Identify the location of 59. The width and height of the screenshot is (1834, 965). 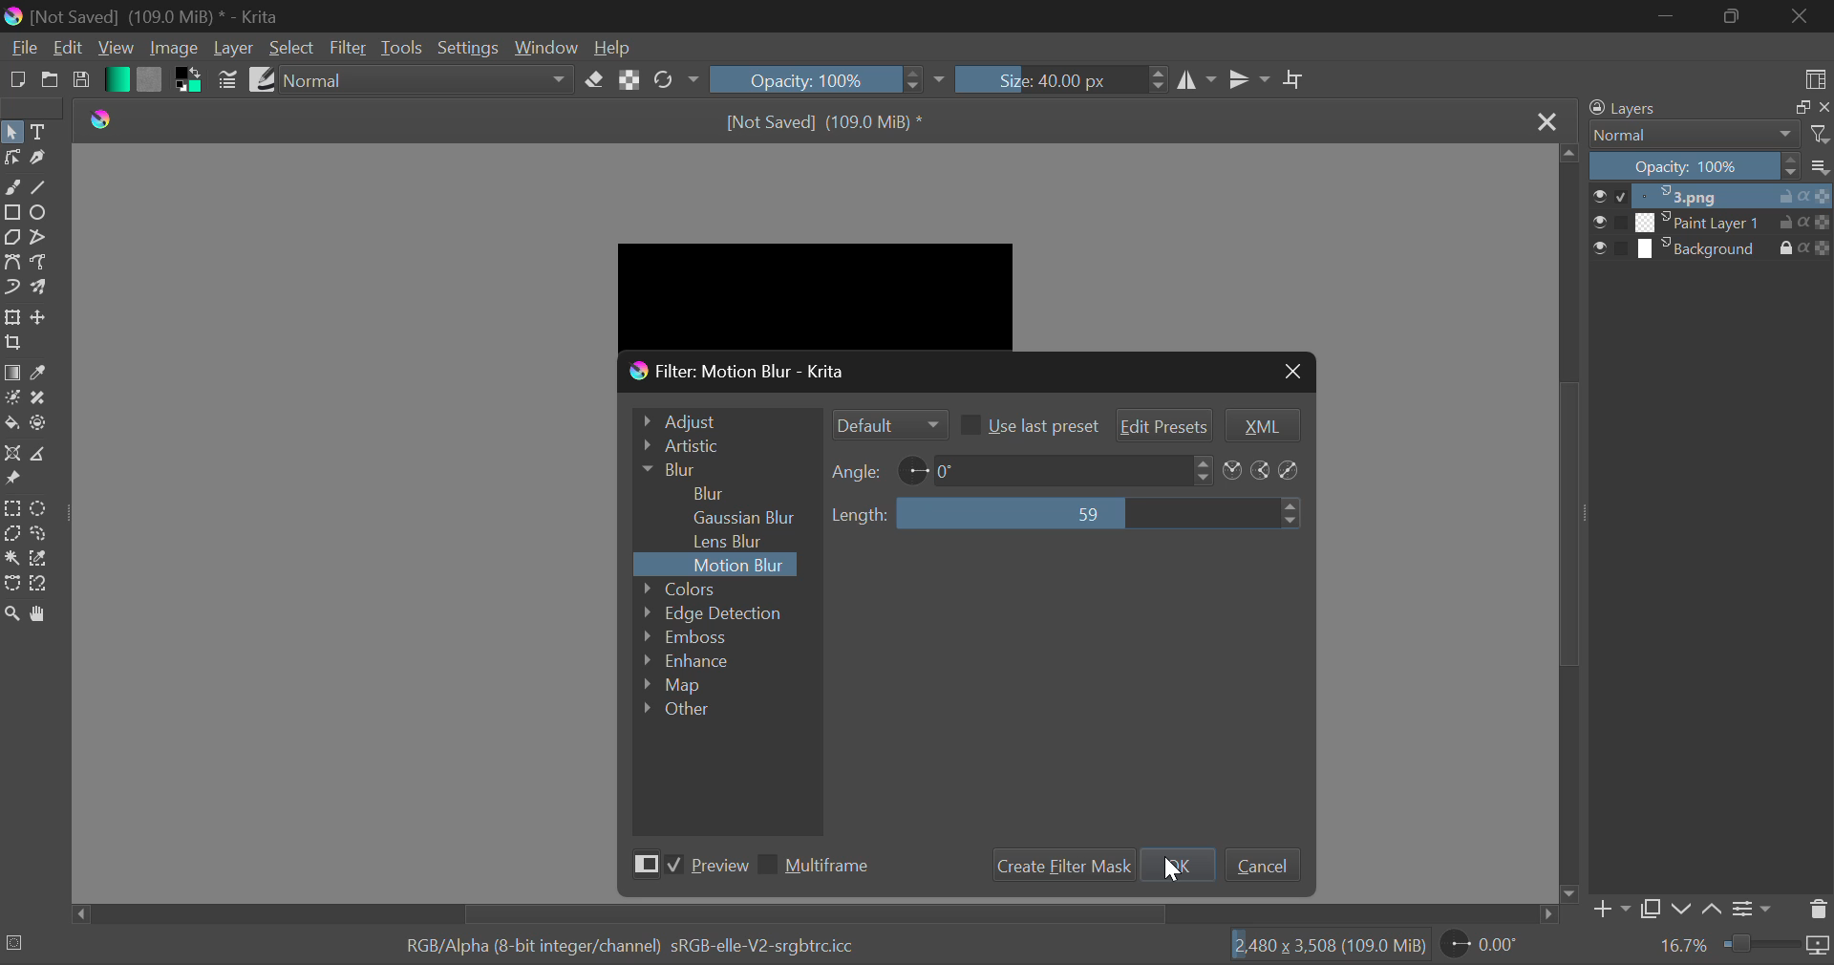
(1085, 512).